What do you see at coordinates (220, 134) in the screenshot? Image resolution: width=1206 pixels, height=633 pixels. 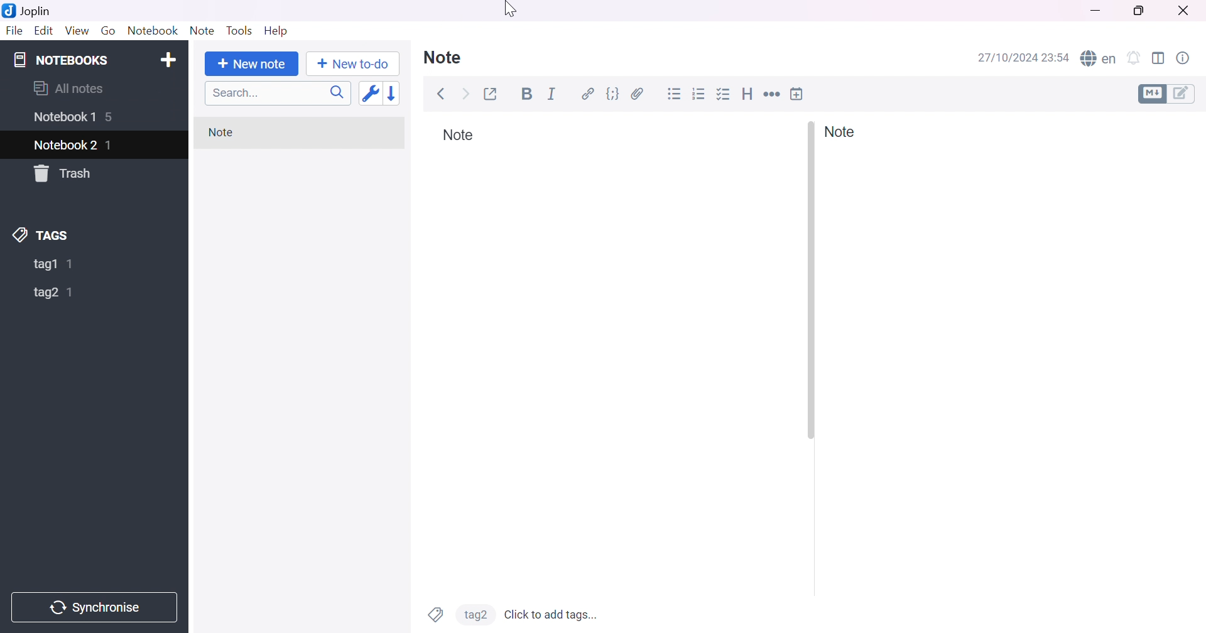 I see `Note` at bounding box center [220, 134].